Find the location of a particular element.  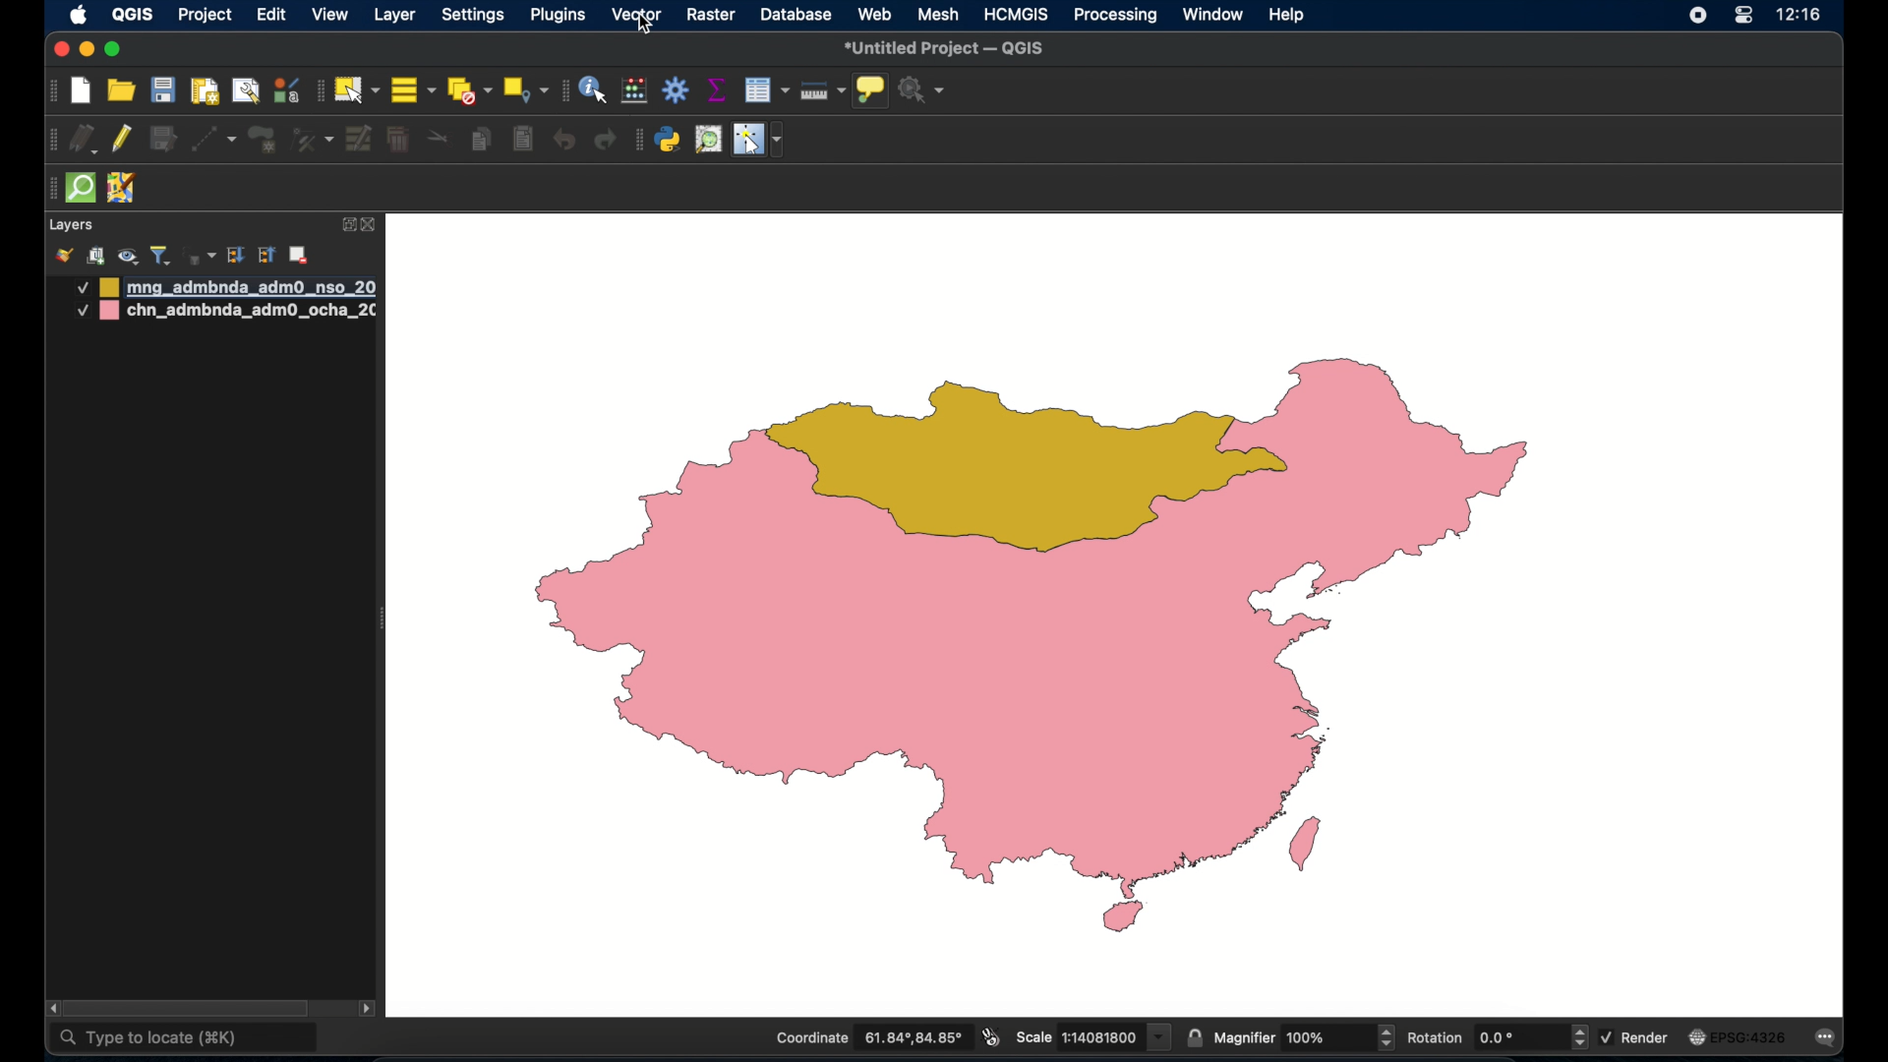

show print layout is located at coordinates (203, 90).